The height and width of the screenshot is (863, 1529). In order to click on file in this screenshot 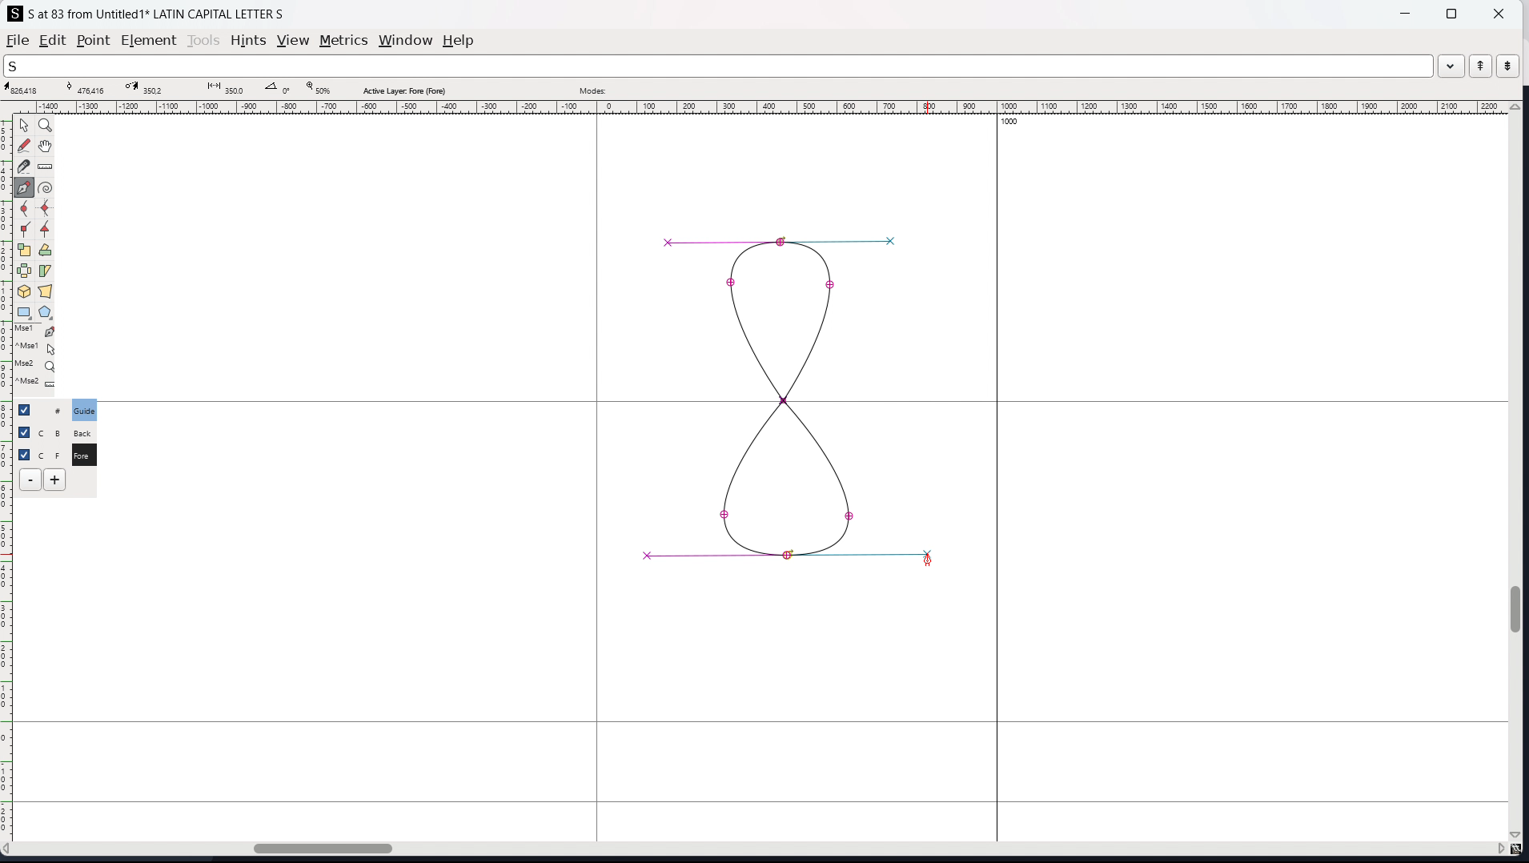, I will do `click(18, 40)`.